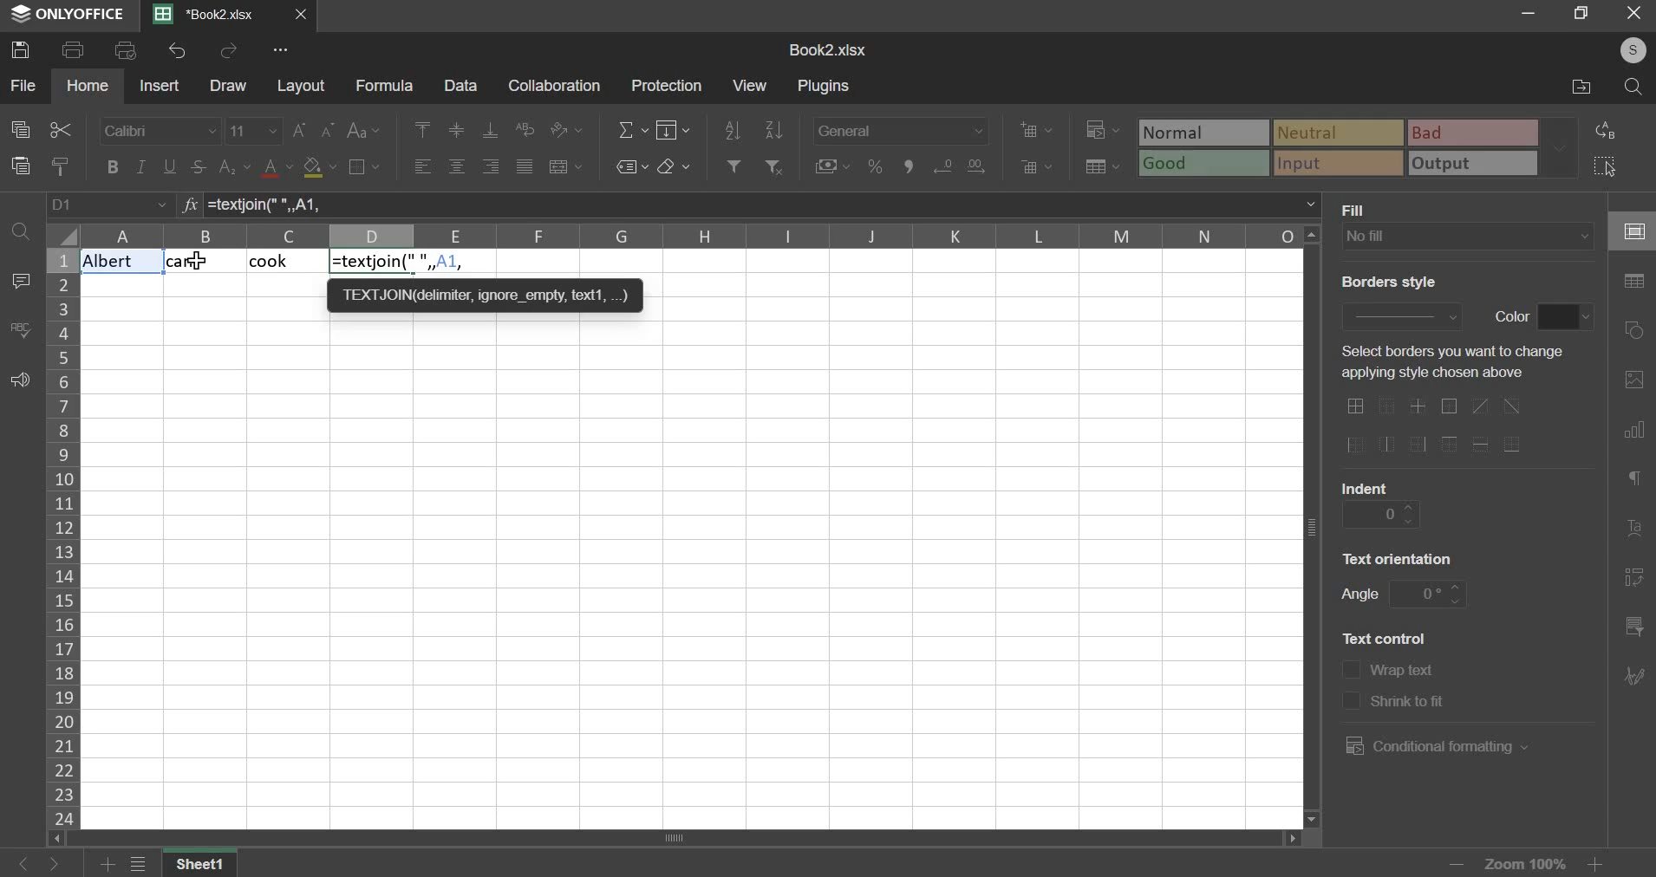  Describe the element at coordinates (1633, 481) in the screenshot. I see `paragraph` at that location.